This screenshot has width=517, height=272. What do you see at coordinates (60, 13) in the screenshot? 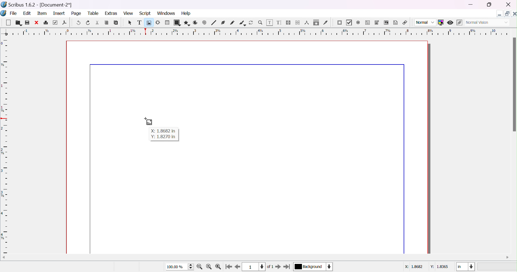
I see `insert` at bounding box center [60, 13].